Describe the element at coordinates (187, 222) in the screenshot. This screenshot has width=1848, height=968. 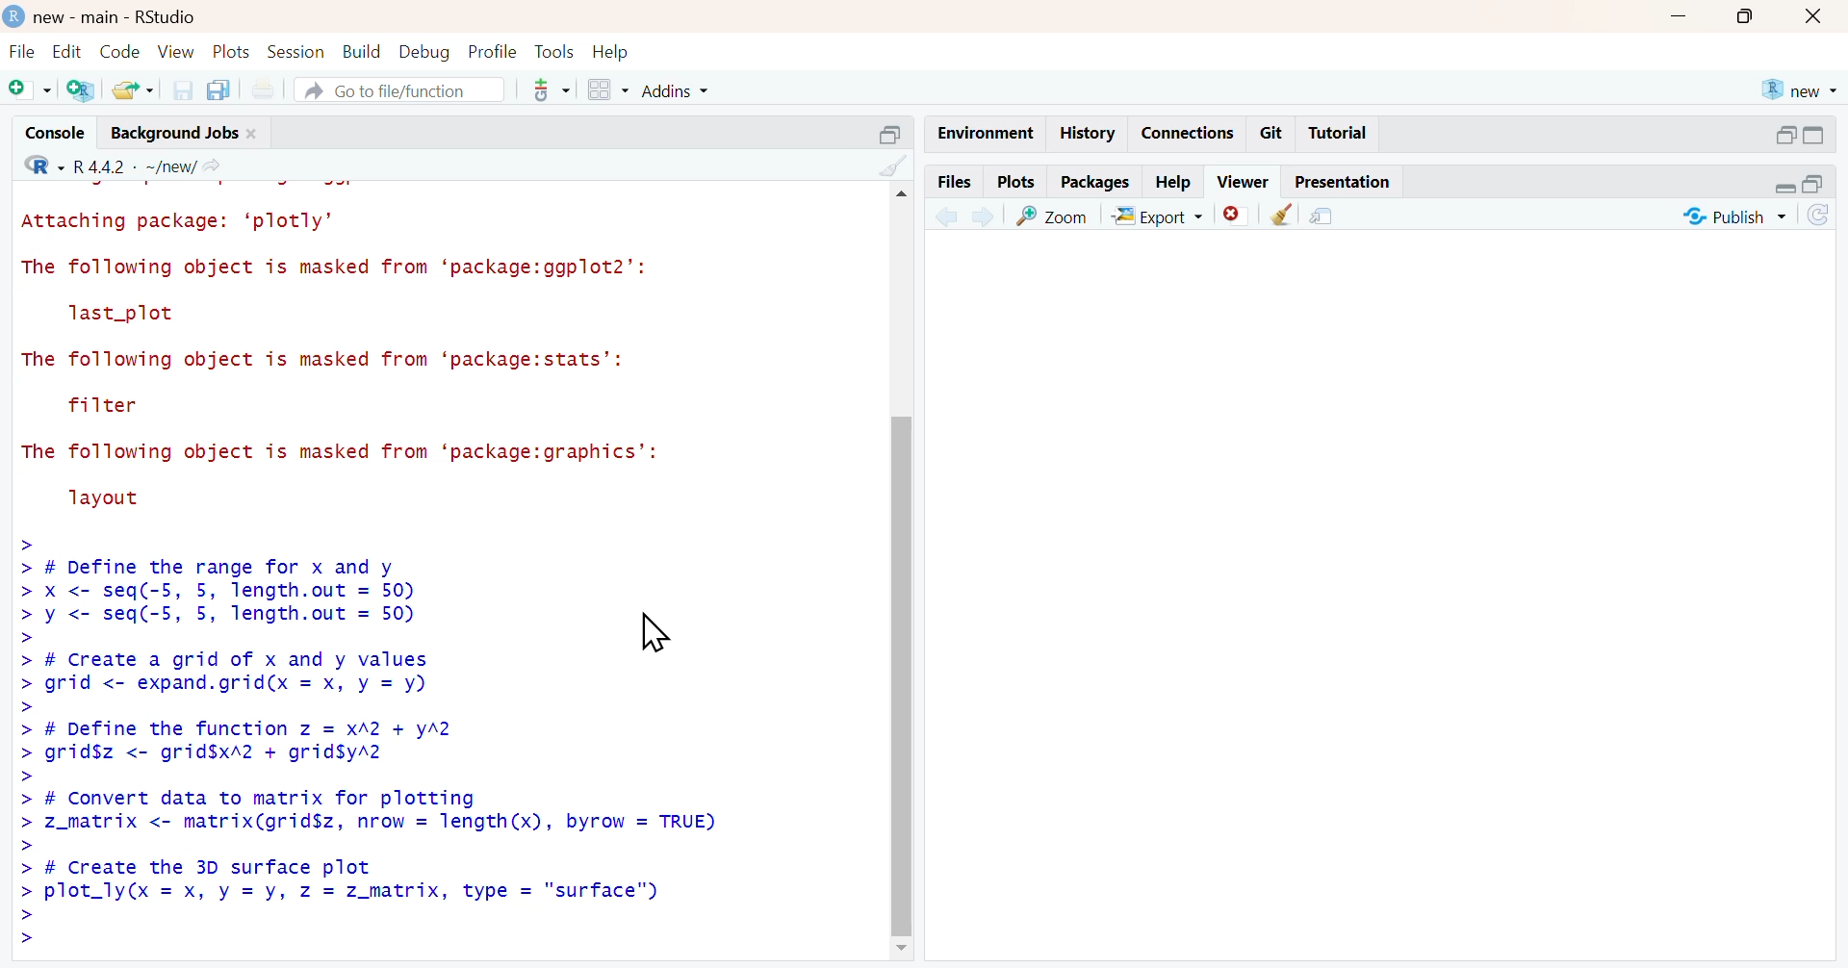
I see `Attaching package: ‘plotly’` at that location.